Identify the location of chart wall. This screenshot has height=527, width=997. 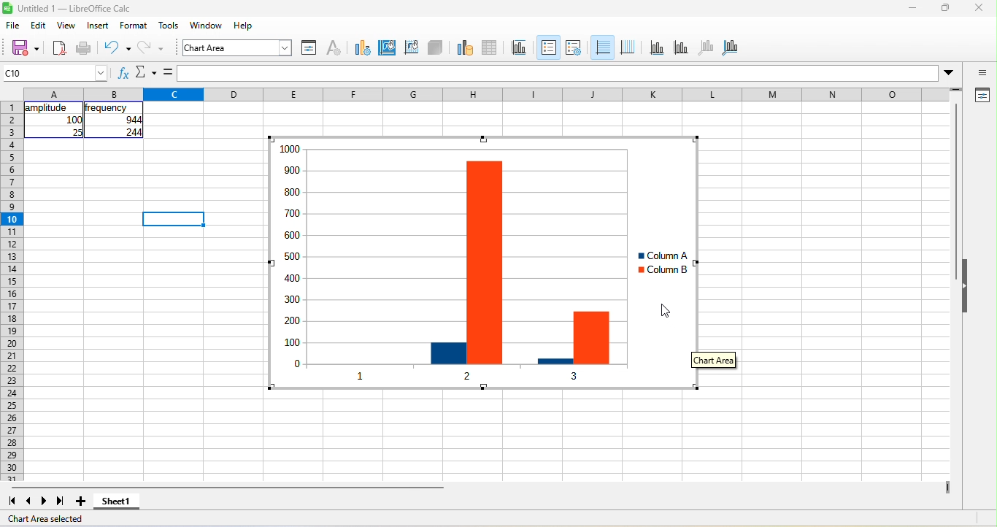
(411, 48).